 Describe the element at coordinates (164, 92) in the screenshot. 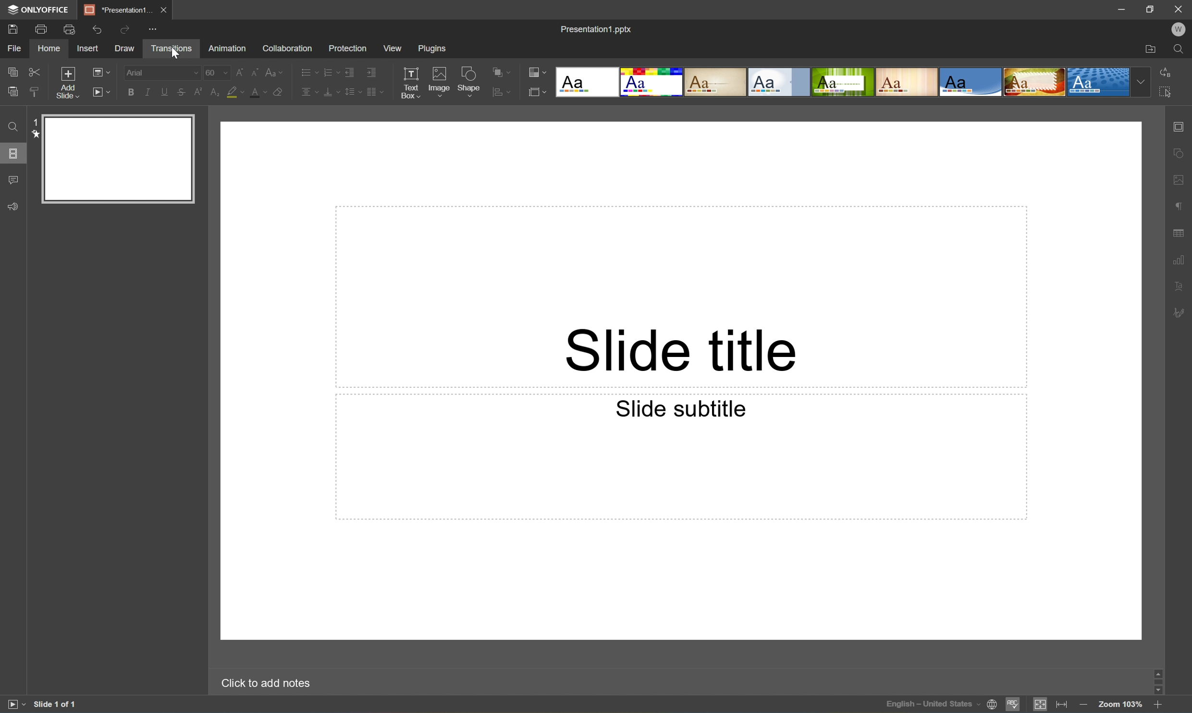

I see `Underline` at that location.